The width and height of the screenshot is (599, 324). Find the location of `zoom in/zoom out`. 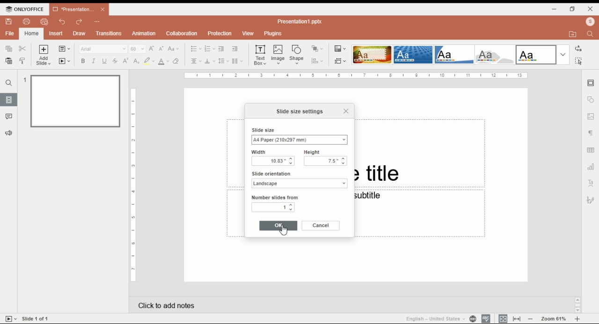

zoom in/zoom out is located at coordinates (577, 319).